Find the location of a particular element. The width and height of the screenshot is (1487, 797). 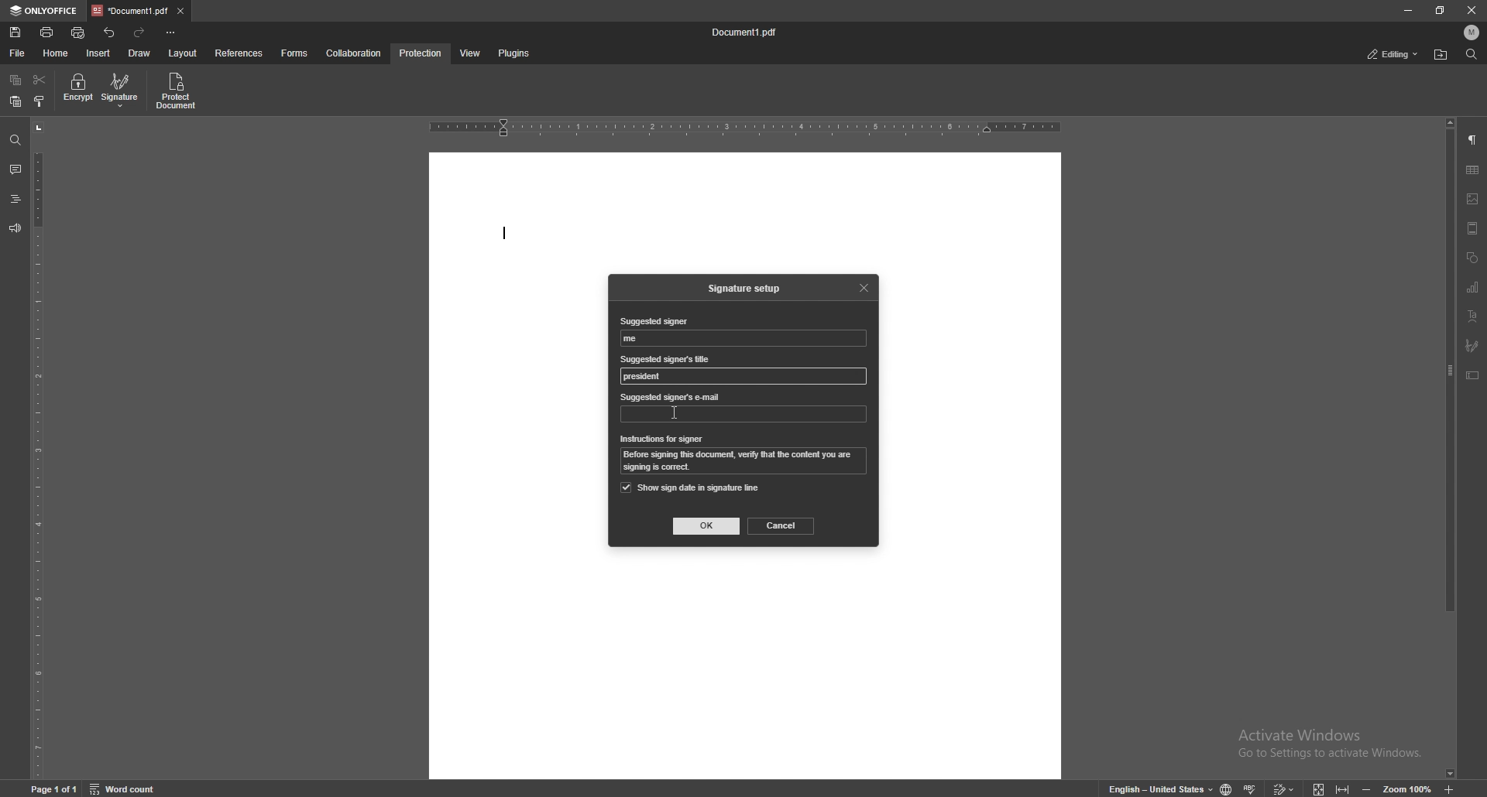

typing start is located at coordinates (510, 239).